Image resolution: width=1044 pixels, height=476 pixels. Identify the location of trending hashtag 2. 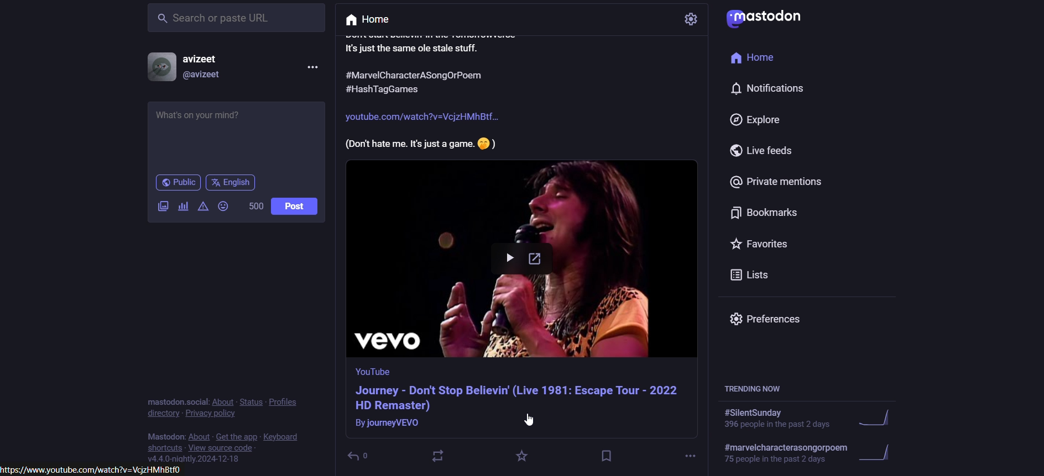
(815, 454).